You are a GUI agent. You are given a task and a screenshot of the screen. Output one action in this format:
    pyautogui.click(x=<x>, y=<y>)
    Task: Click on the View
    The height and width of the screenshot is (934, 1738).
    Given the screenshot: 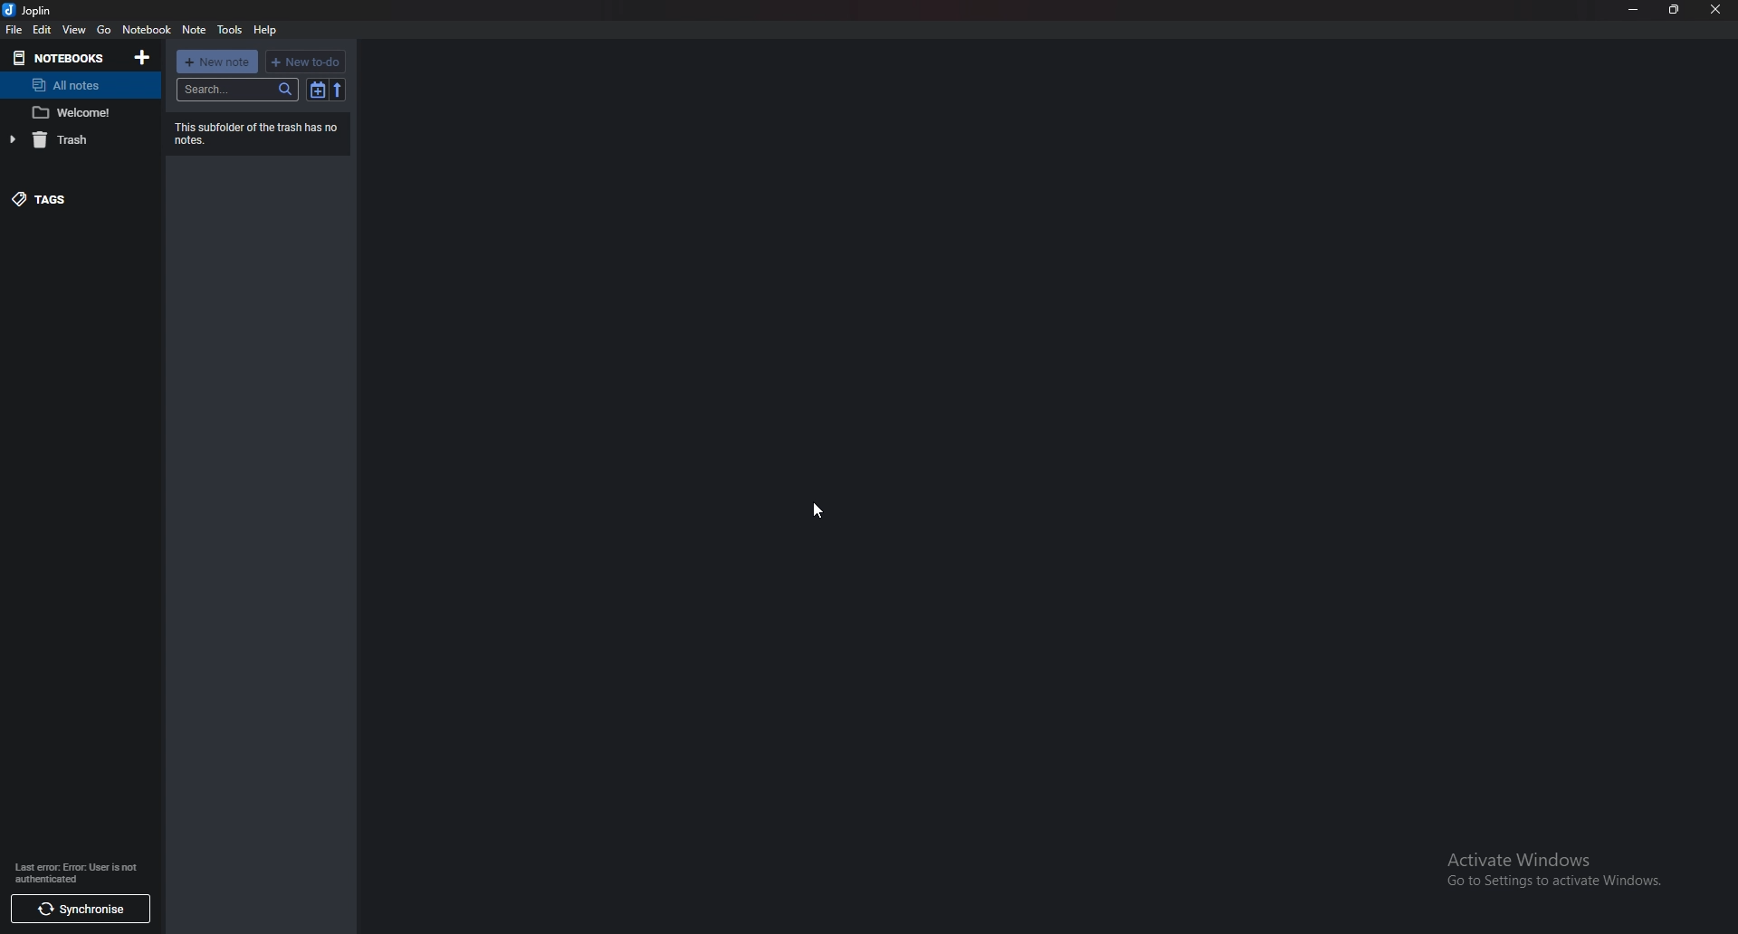 What is the action you would take?
    pyautogui.click(x=74, y=29)
    